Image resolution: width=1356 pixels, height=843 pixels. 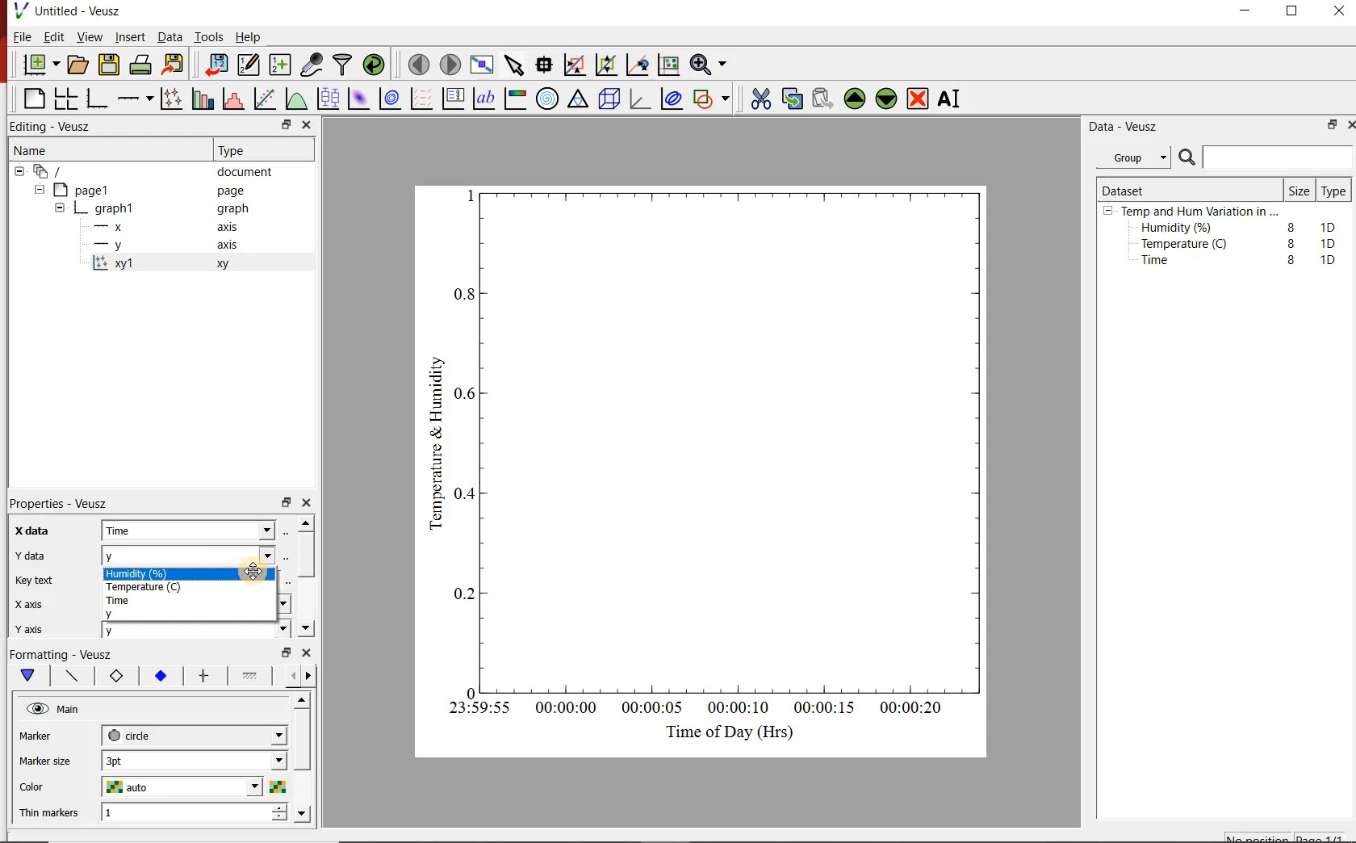 What do you see at coordinates (1164, 264) in the screenshot?
I see `Time` at bounding box center [1164, 264].